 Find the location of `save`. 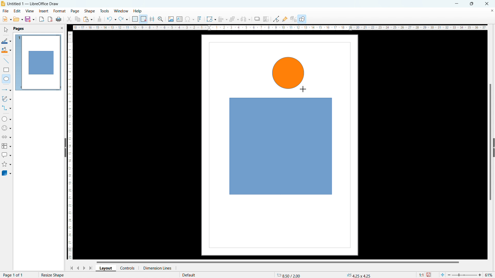

save is located at coordinates (30, 19).